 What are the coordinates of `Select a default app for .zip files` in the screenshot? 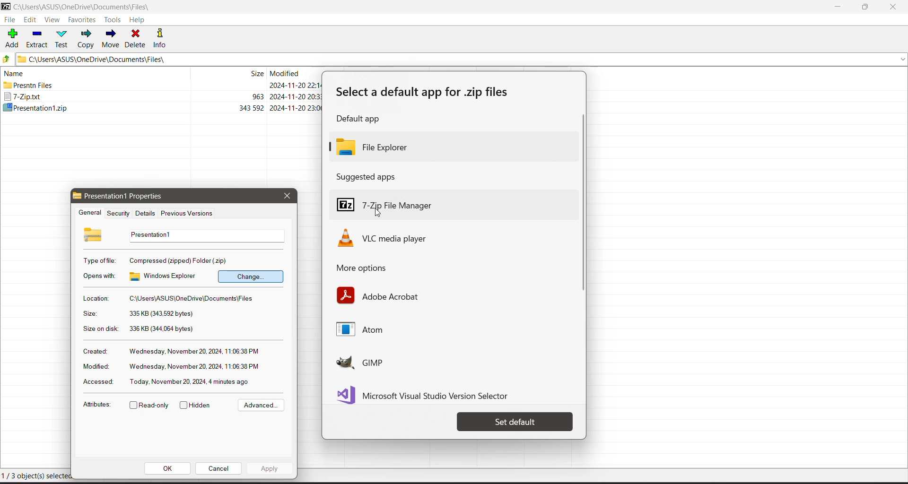 It's located at (426, 93).